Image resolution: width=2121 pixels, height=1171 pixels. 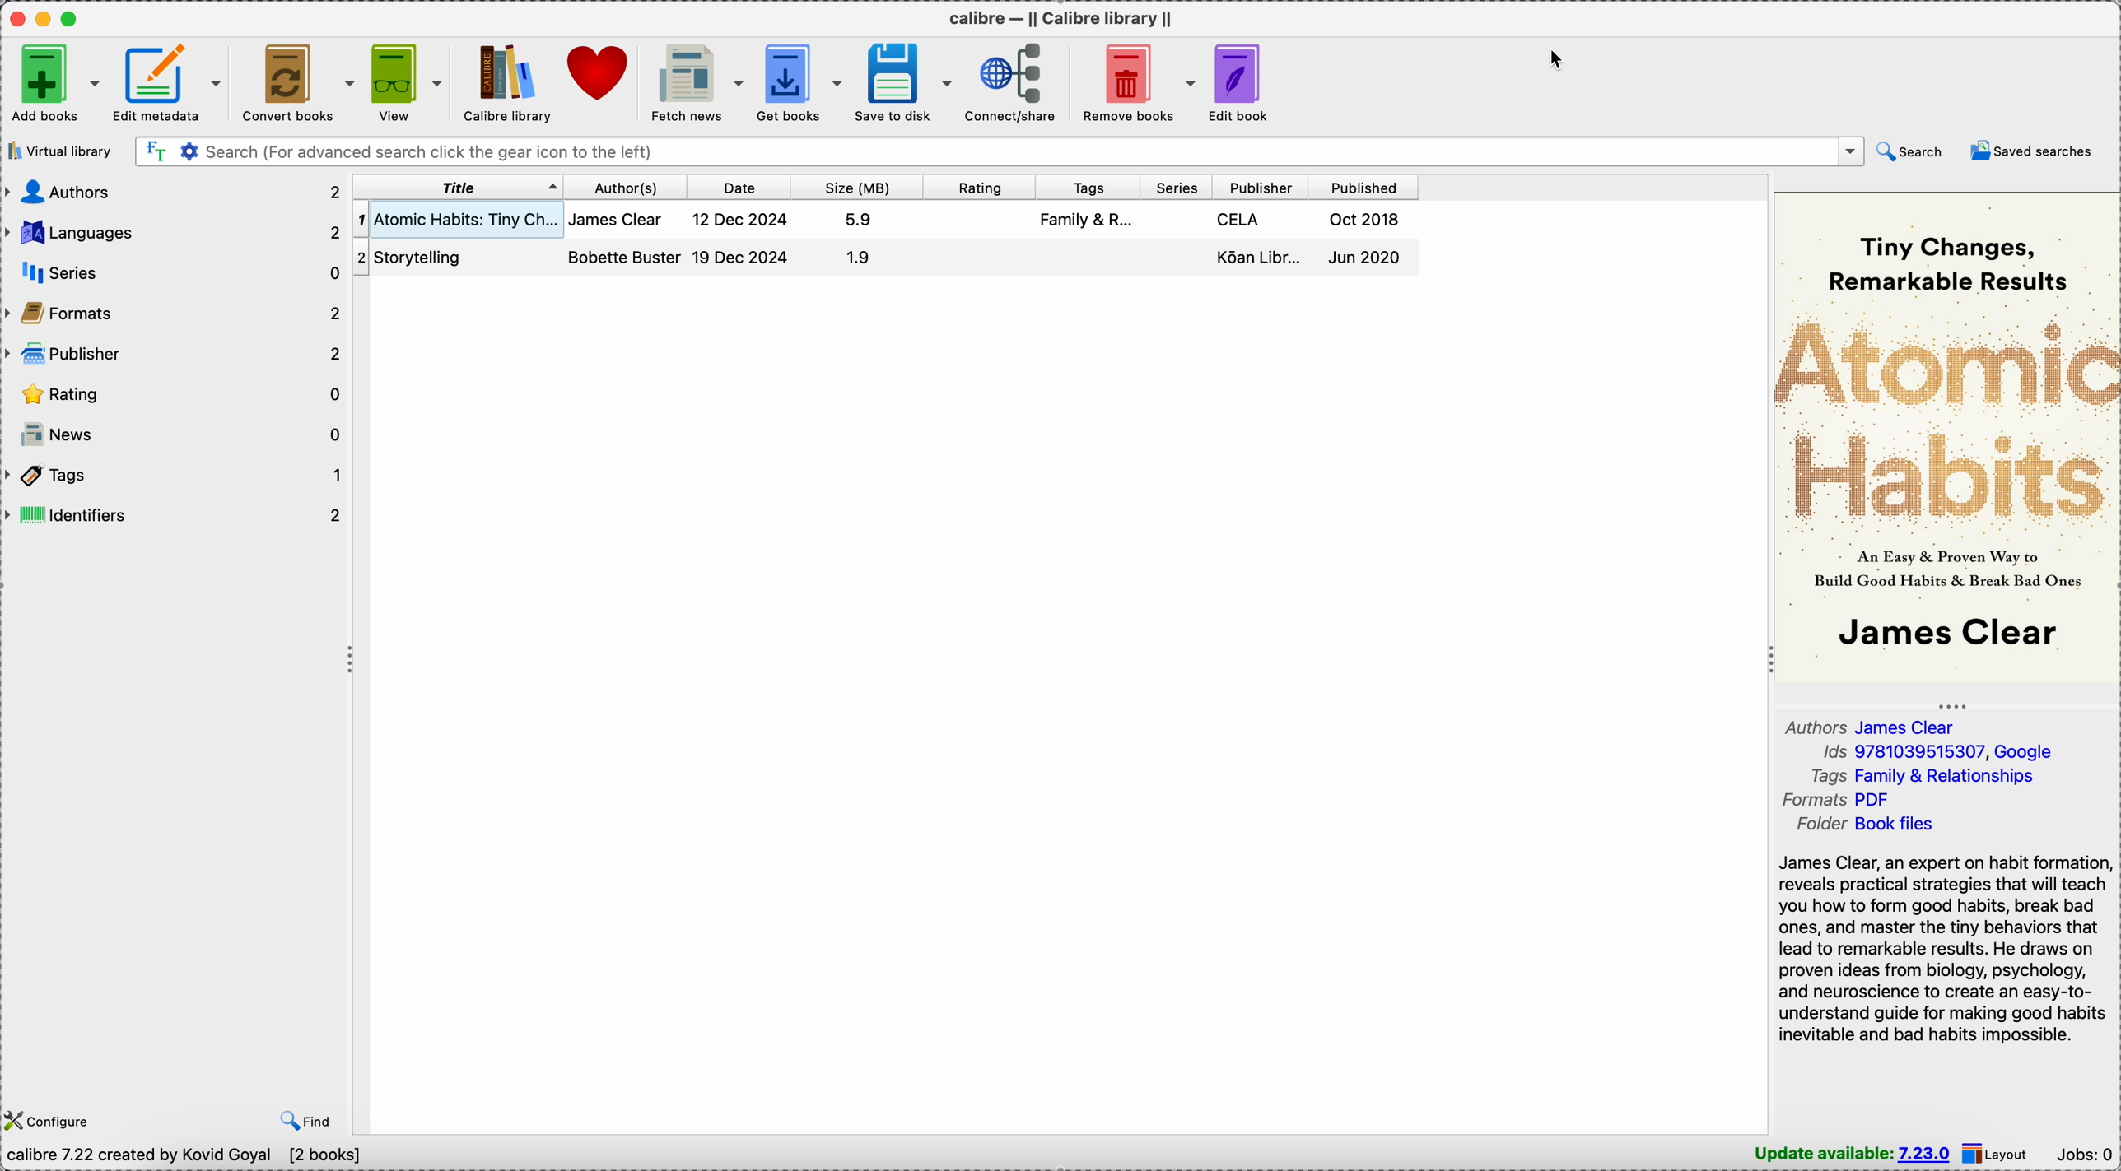 What do you see at coordinates (405, 84) in the screenshot?
I see `view` at bounding box center [405, 84].